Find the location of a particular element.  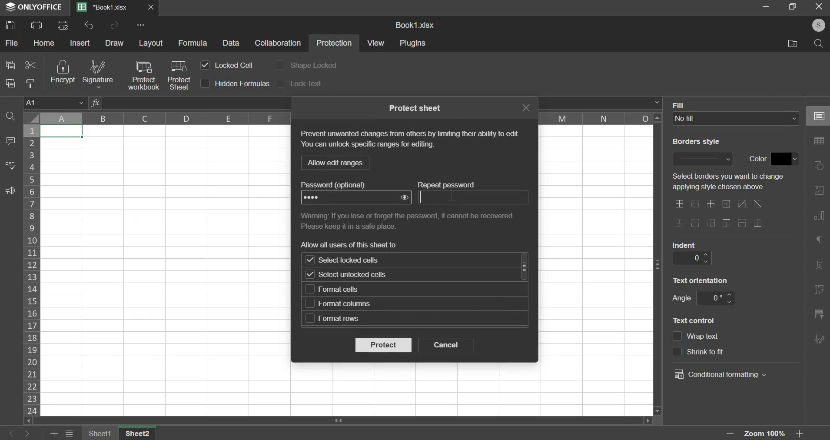

border options is located at coordinates (679, 223).